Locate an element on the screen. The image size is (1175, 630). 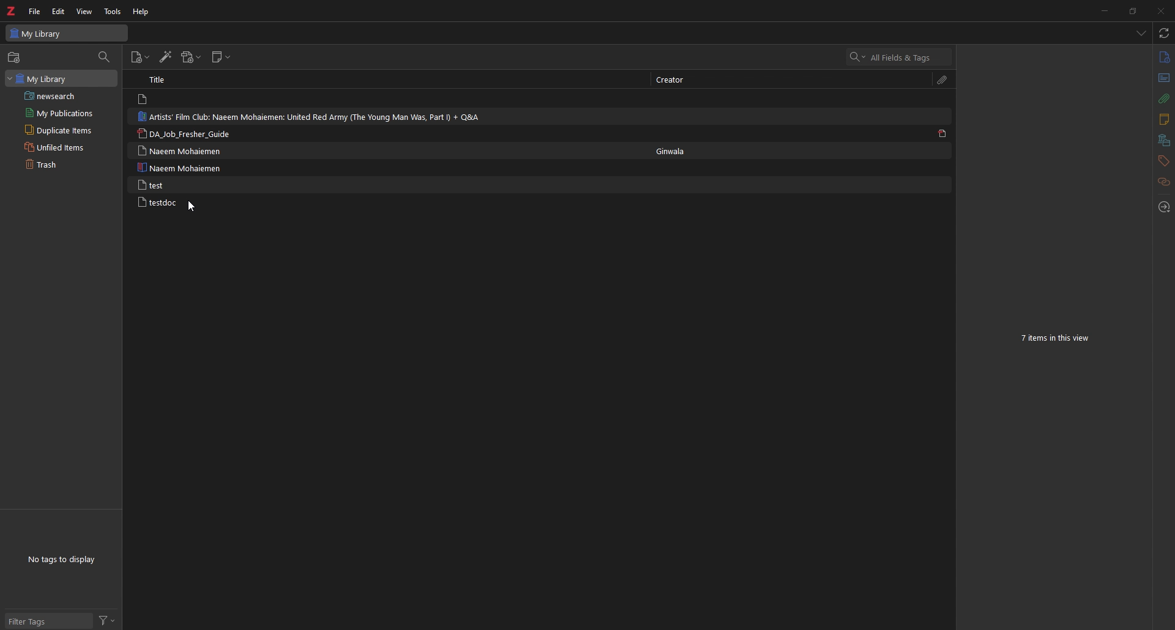
Unfiled items is located at coordinates (62, 147).